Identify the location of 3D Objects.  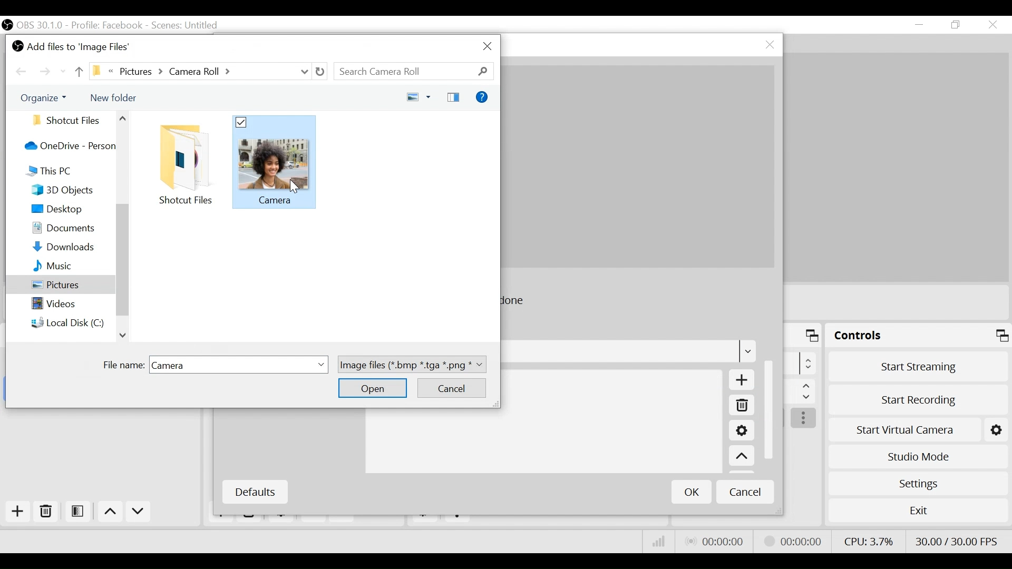
(72, 191).